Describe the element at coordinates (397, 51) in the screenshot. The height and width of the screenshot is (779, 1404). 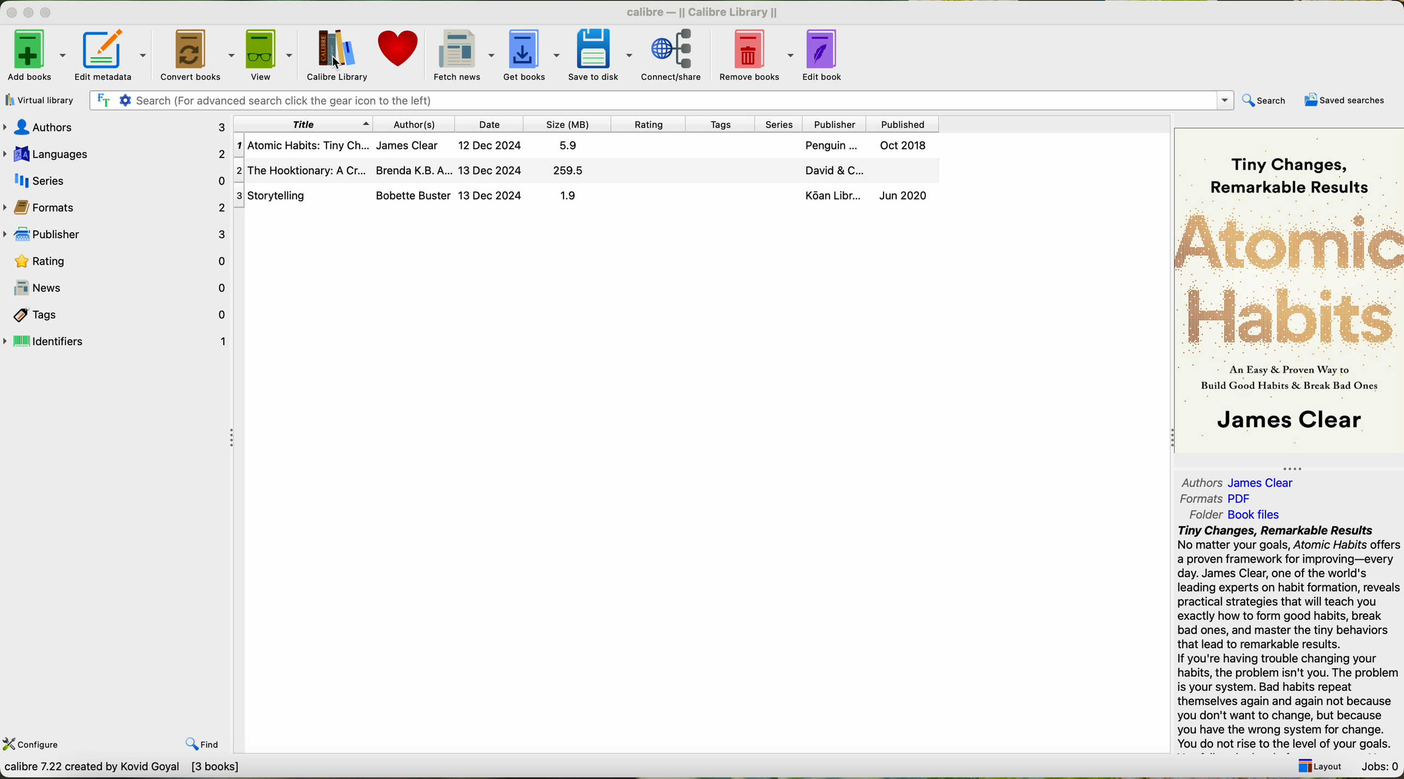
I see `donate` at that location.